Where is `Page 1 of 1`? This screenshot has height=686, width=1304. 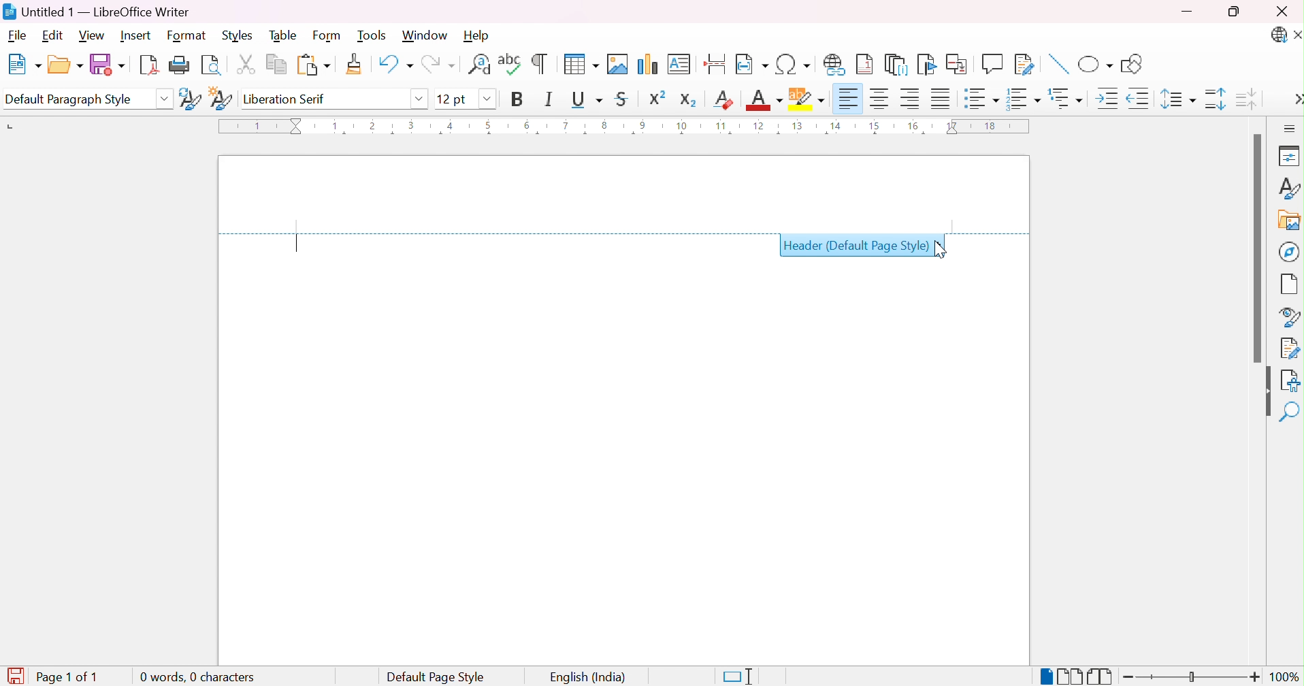
Page 1 of 1 is located at coordinates (50, 675).